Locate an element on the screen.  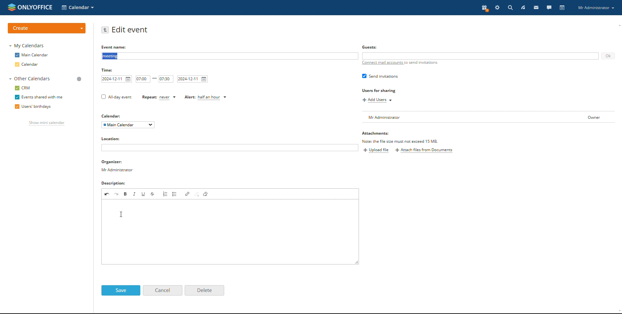
save is located at coordinates (120, 291).